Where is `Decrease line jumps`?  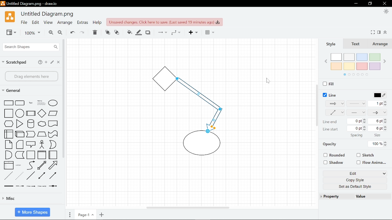
Decrease line jumps is located at coordinates (386, 127).